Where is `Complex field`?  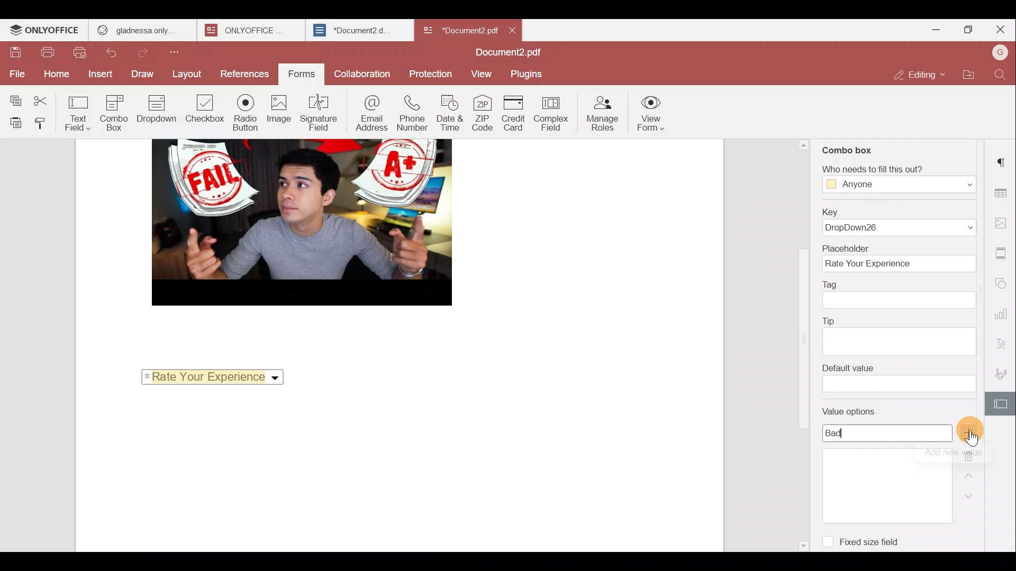
Complex field is located at coordinates (552, 115).